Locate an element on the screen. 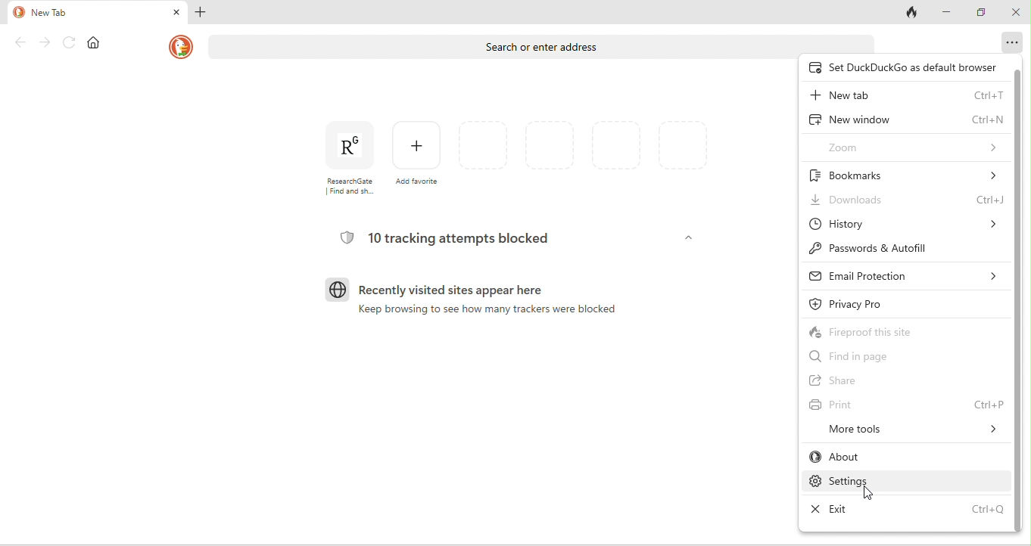  exit is located at coordinates (908, 512).